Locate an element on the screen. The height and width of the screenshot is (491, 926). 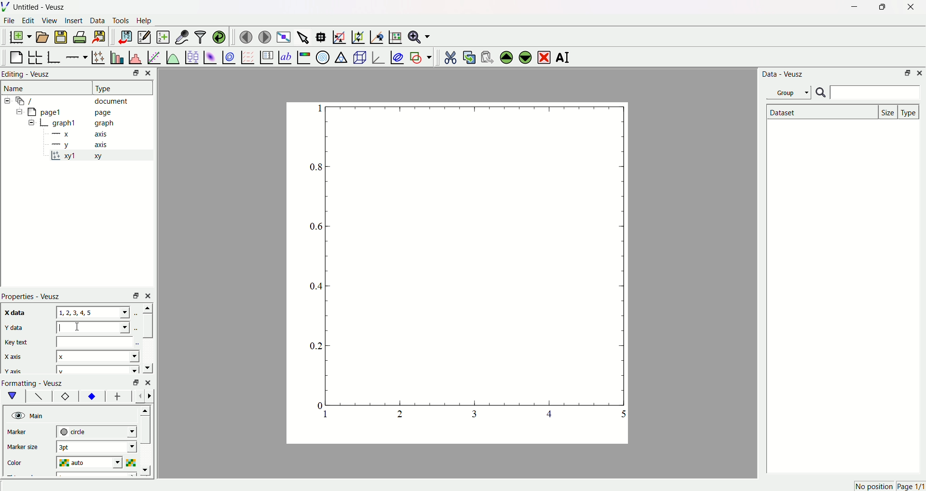
page is located at coordinates (451, 275).